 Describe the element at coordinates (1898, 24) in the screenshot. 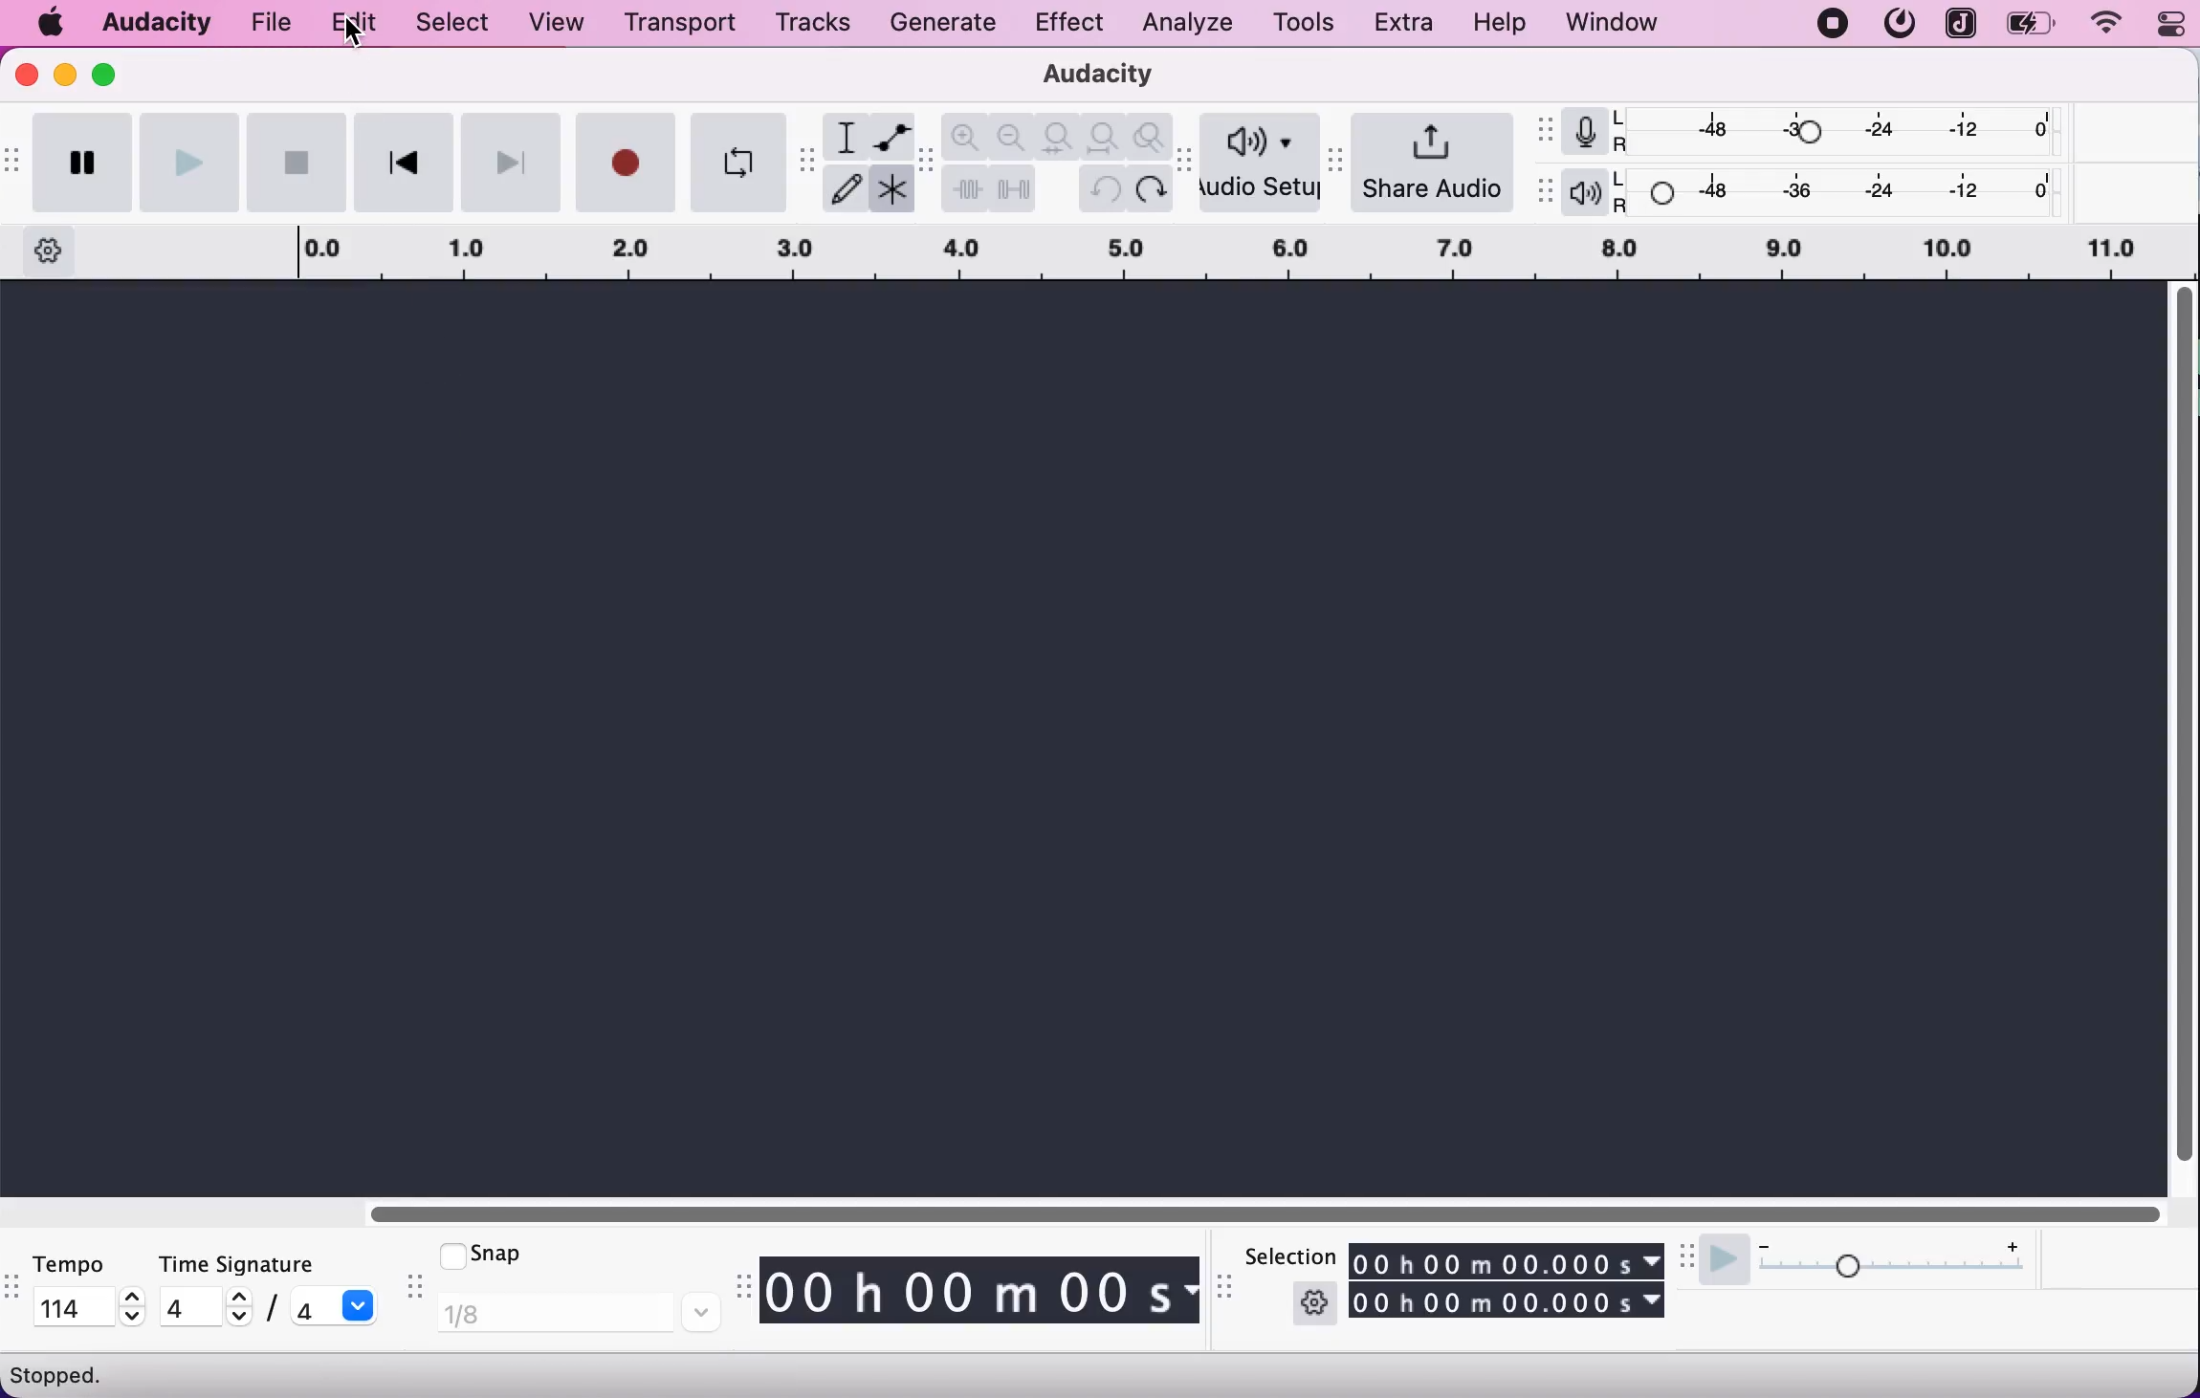

I see `mattermost logo` at that location.